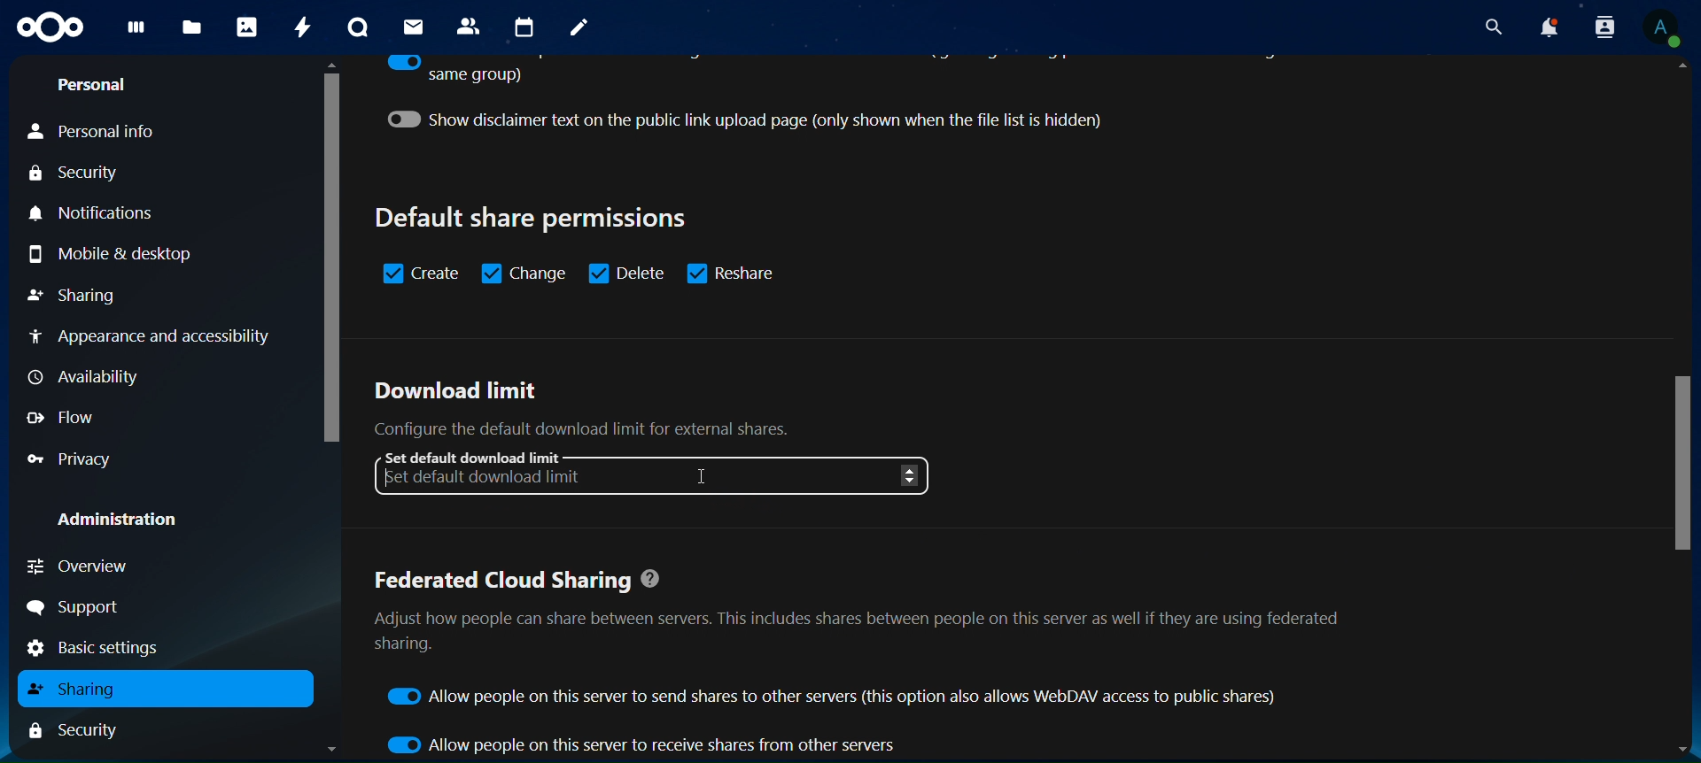 The image size is (1701, 763). Describe the element at coordinates (75, 297) in the screenshot. I see `sharing` at that location.